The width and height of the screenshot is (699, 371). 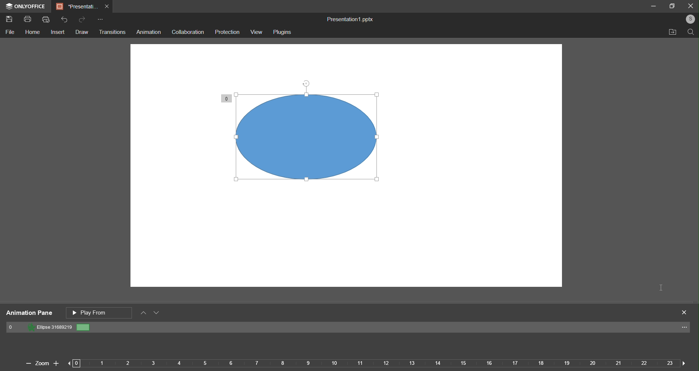 What do you see at coordinates (158, 314) in the screenshot?
I see `move down` at bounding box center [158, 314].